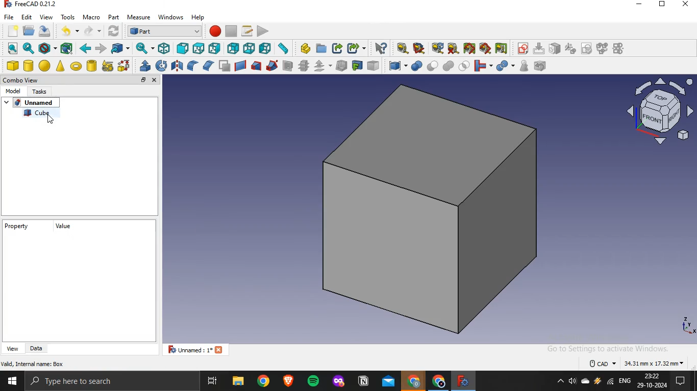  I want to click on front, so click(182, 48).